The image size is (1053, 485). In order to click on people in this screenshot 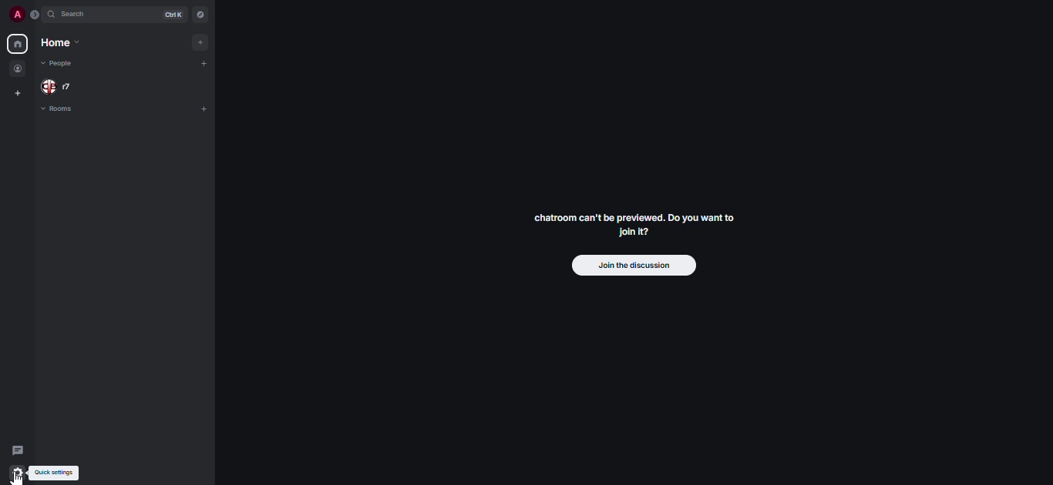, I will do `click(64, 65)`.